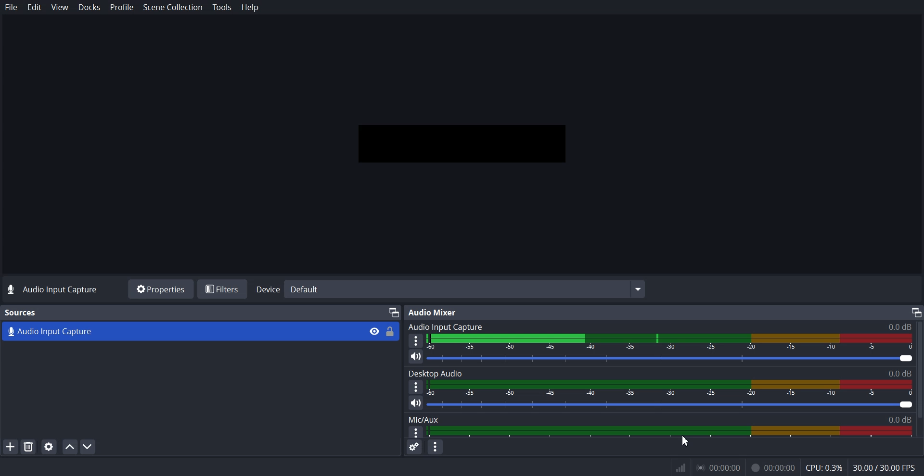 This screenshot has width=924, height=476. I want to click on Help, so click(250, 7).